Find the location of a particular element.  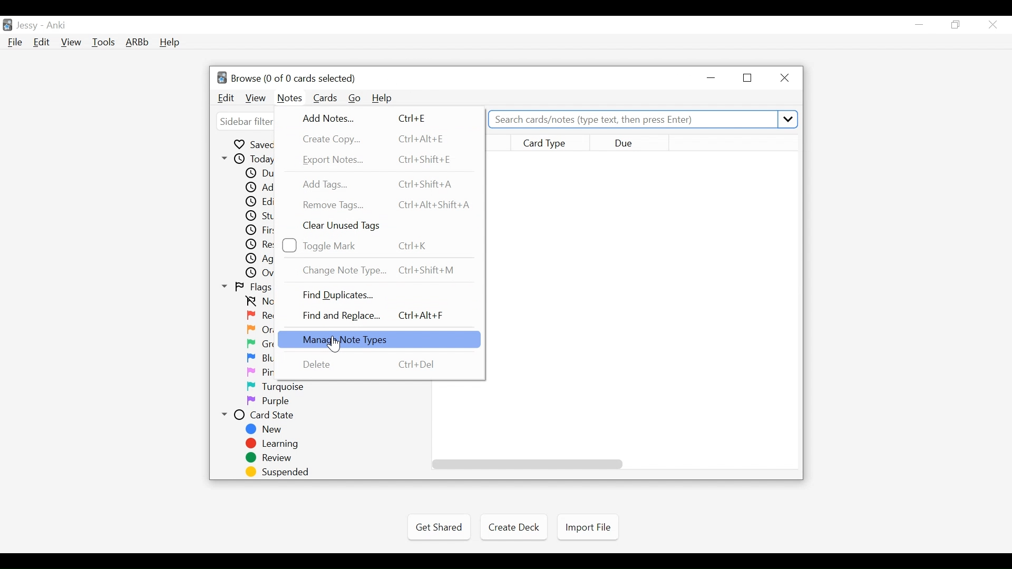

Red is located at coordinates (259, 315).